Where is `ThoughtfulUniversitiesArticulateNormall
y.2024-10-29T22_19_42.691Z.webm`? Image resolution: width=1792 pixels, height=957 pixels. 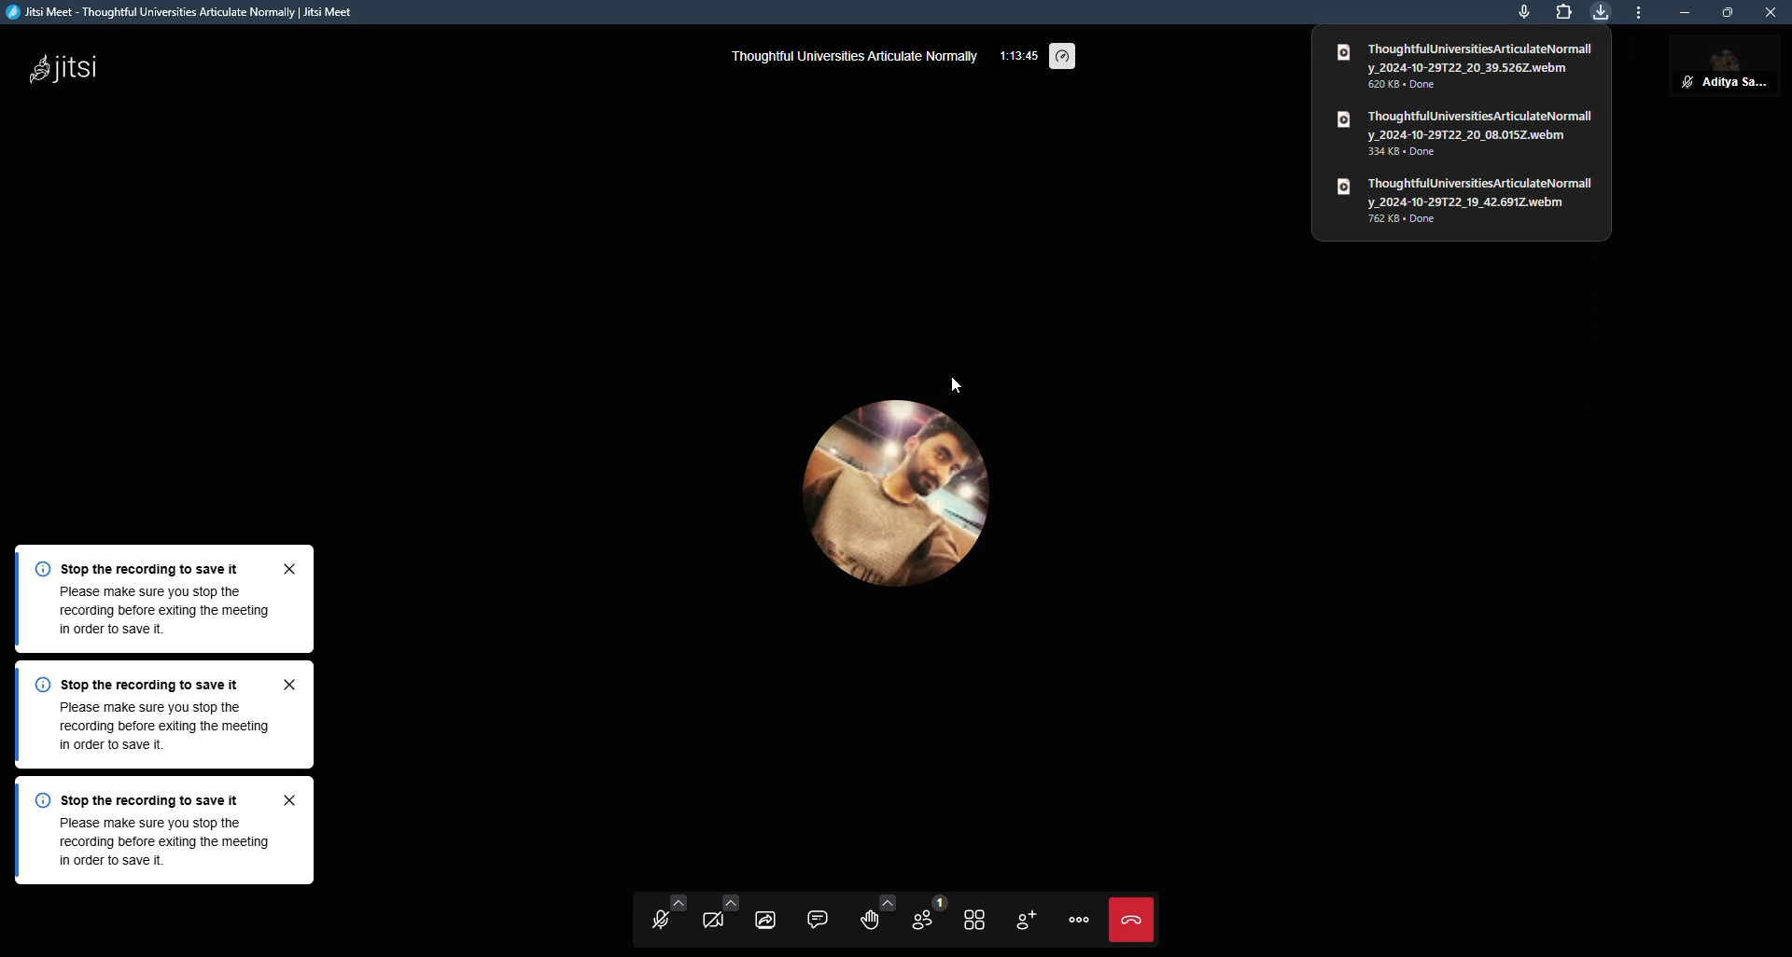
ThoughtfulUniversitiesArticulateNormall
y.2024-10-29T22_19_42.691Z.webm is located at coordinates (1471, 188).